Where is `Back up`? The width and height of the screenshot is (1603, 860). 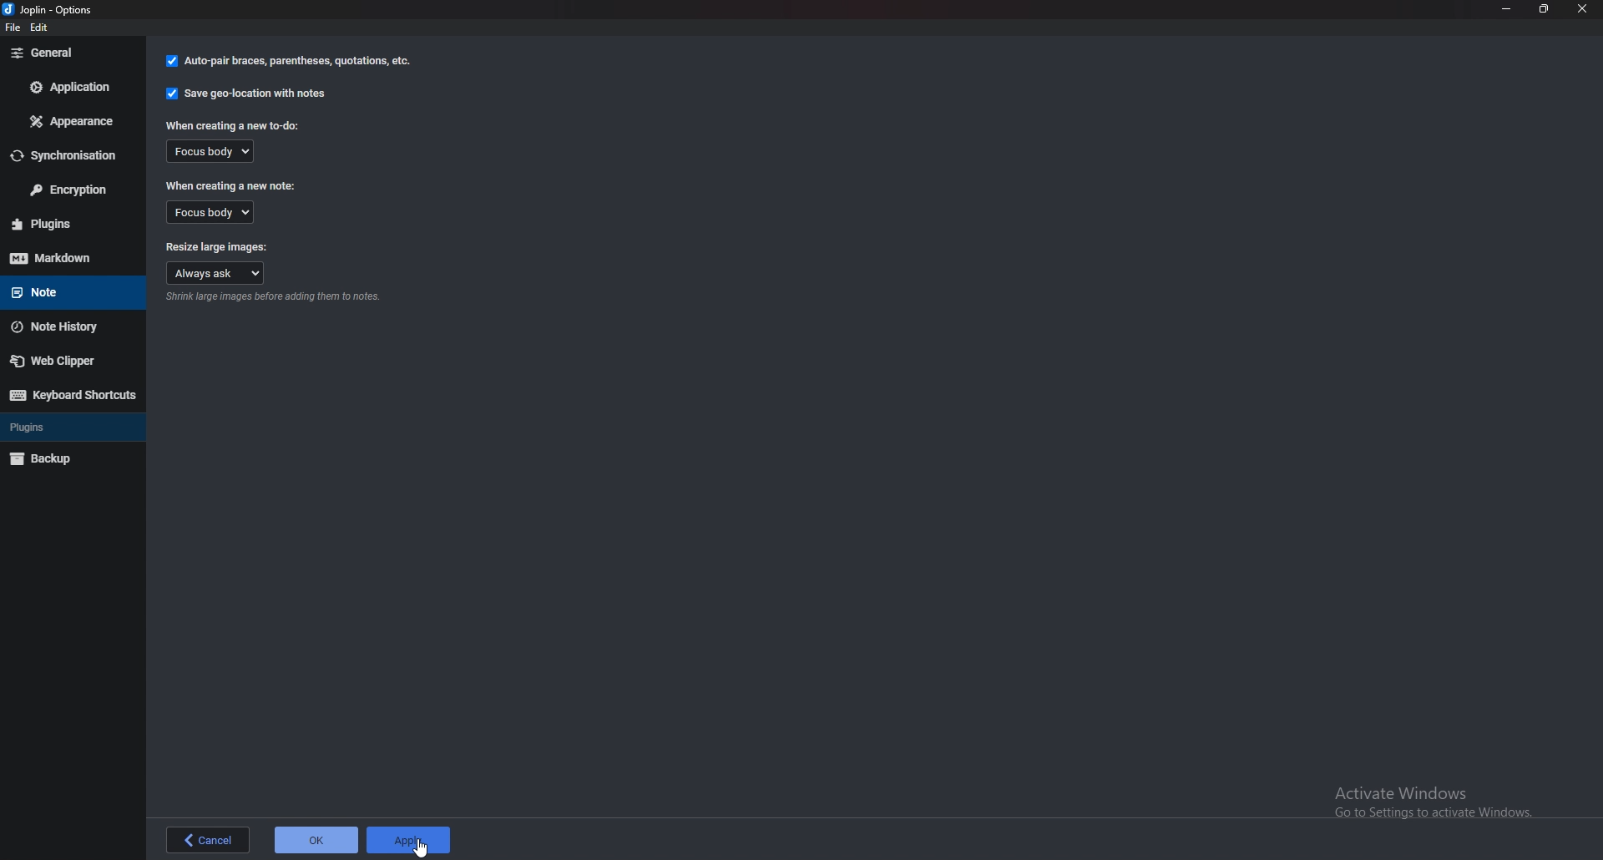
Back up is located at coordinates (69, 458).